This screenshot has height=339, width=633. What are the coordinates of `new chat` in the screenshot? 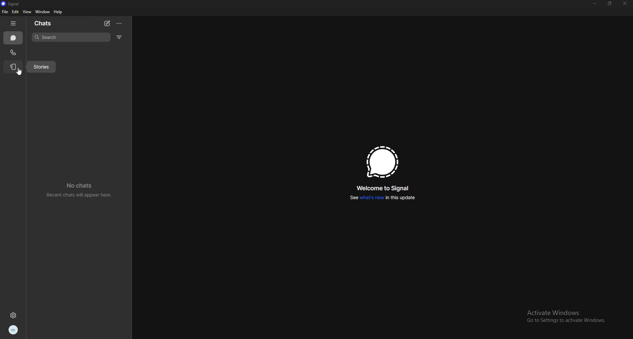 It's located at (108, 23).